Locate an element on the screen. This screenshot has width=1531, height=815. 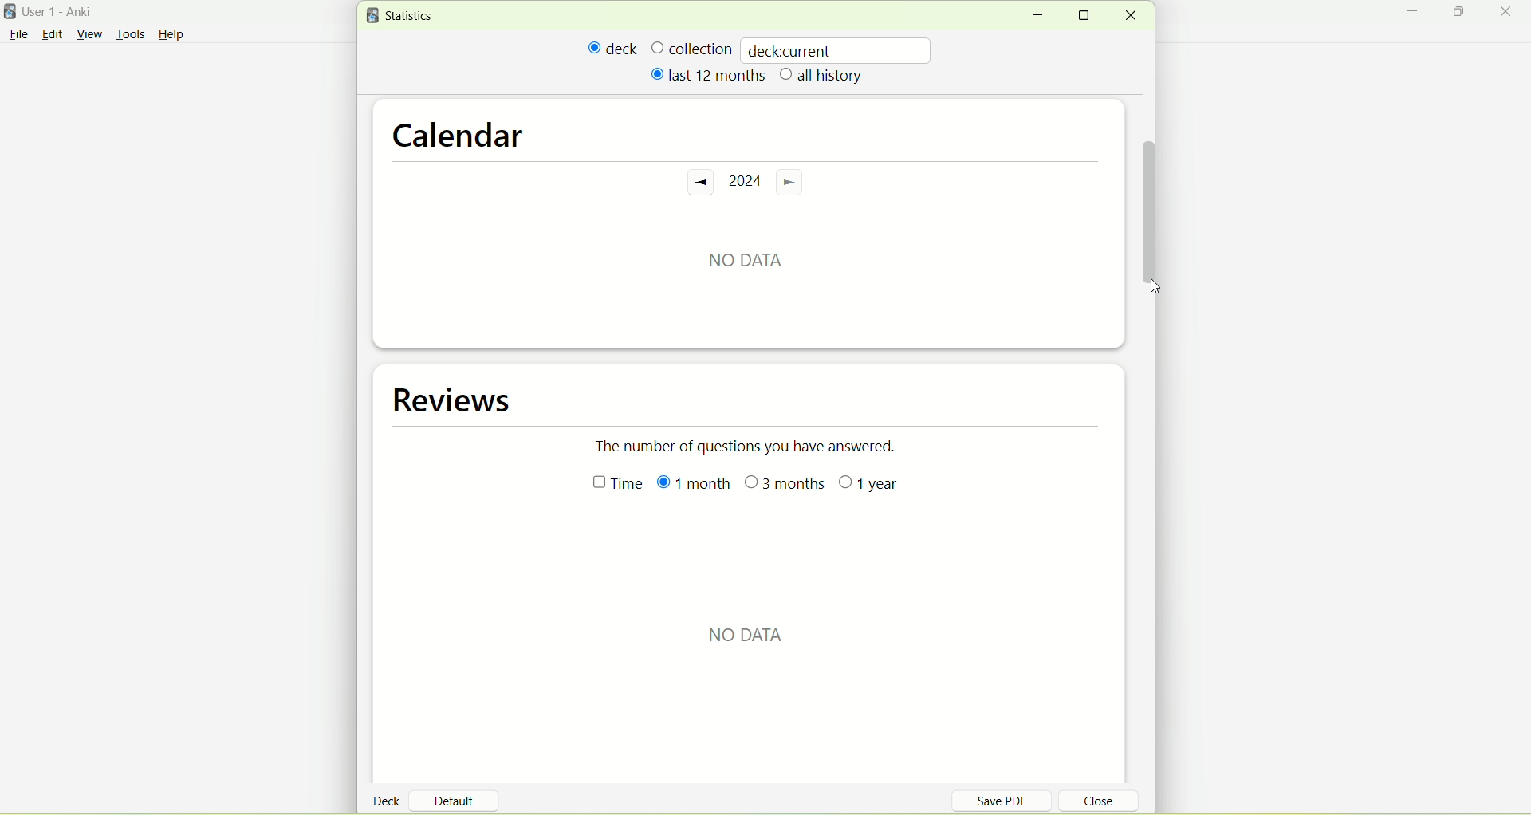
close is located at coordinates (1089, 803).